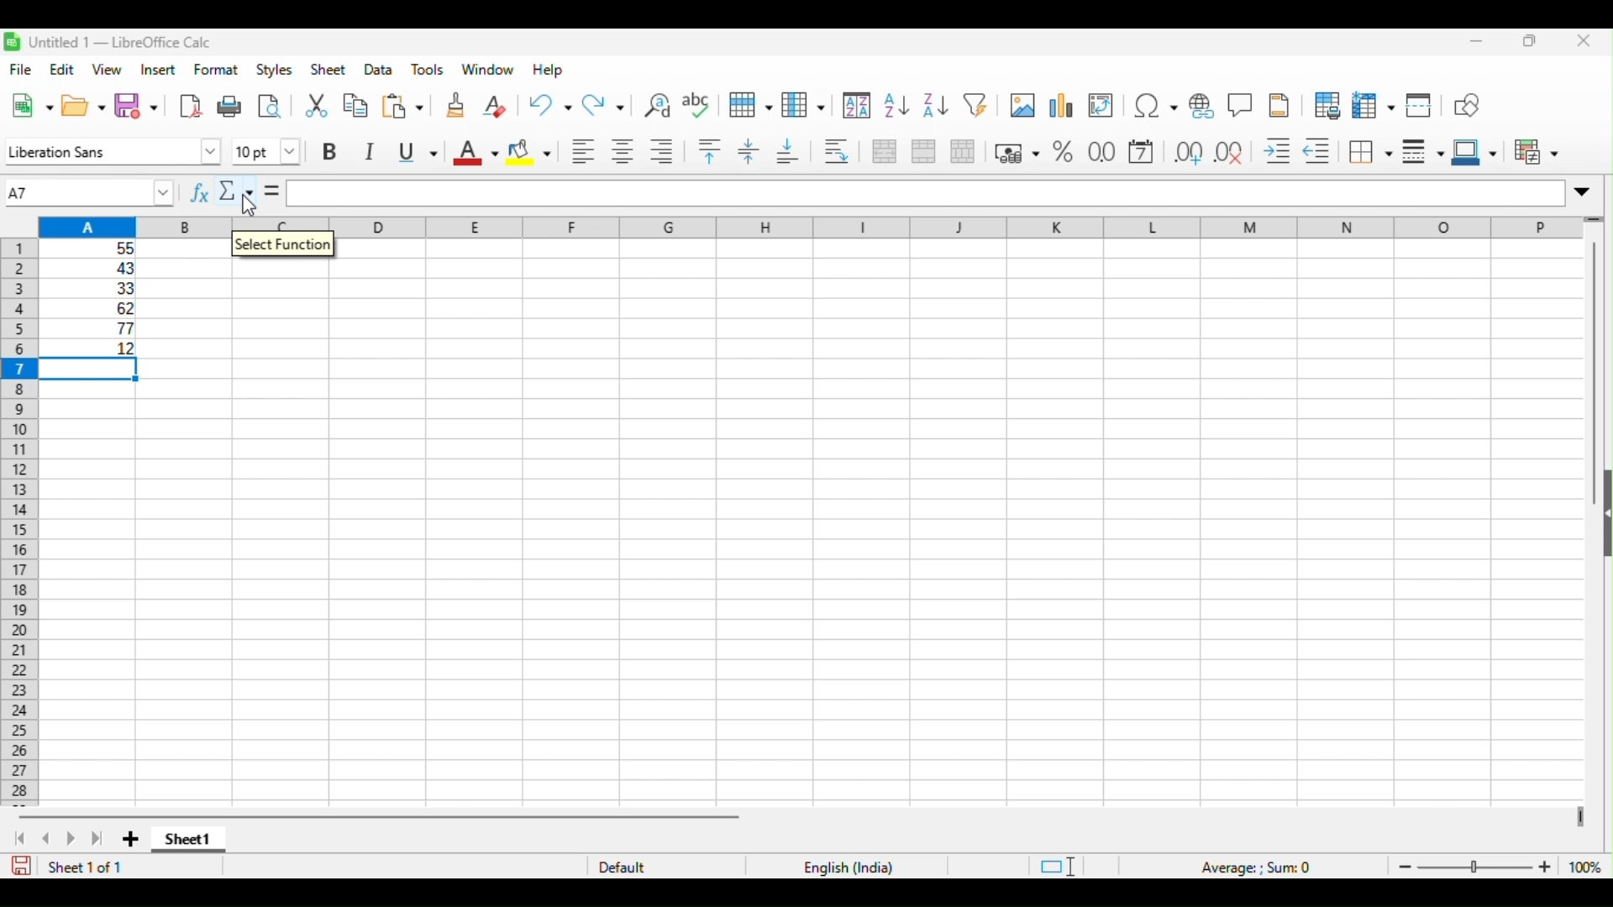 The width and height of the screenshot is (1613, 907). I want to click on border, so click(1370, 152).